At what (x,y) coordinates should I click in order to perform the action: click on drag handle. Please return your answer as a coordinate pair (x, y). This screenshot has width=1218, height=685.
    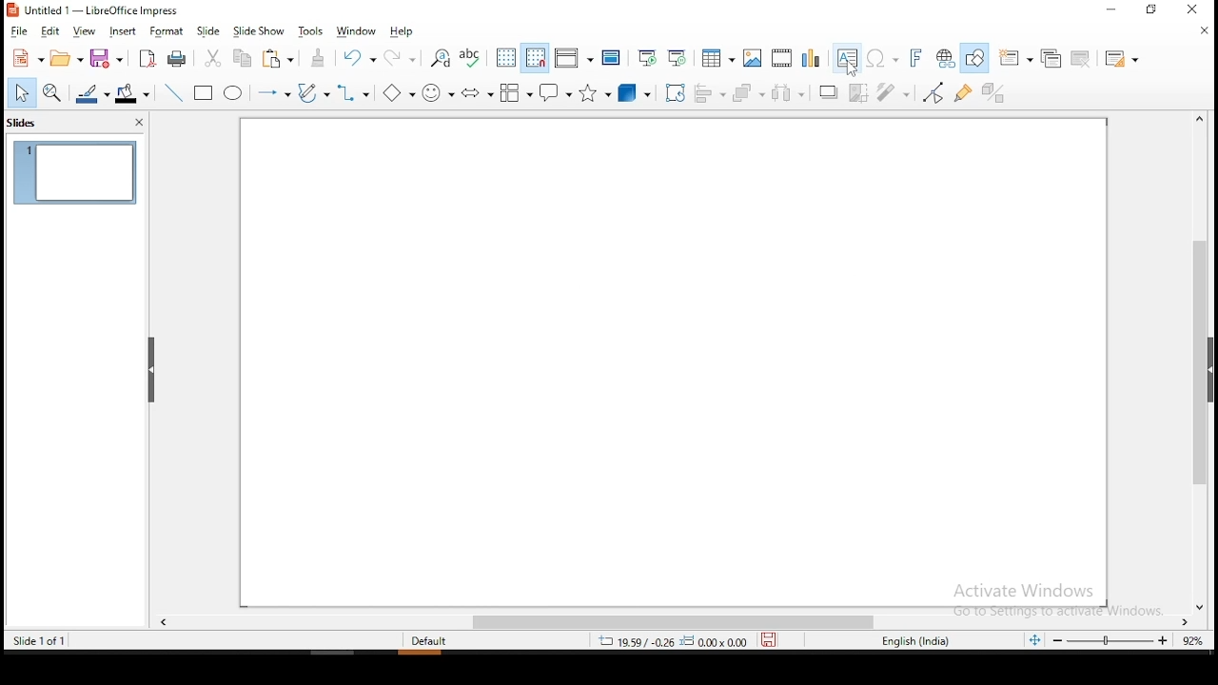
    Looking at the image, I should click on (154, 372).